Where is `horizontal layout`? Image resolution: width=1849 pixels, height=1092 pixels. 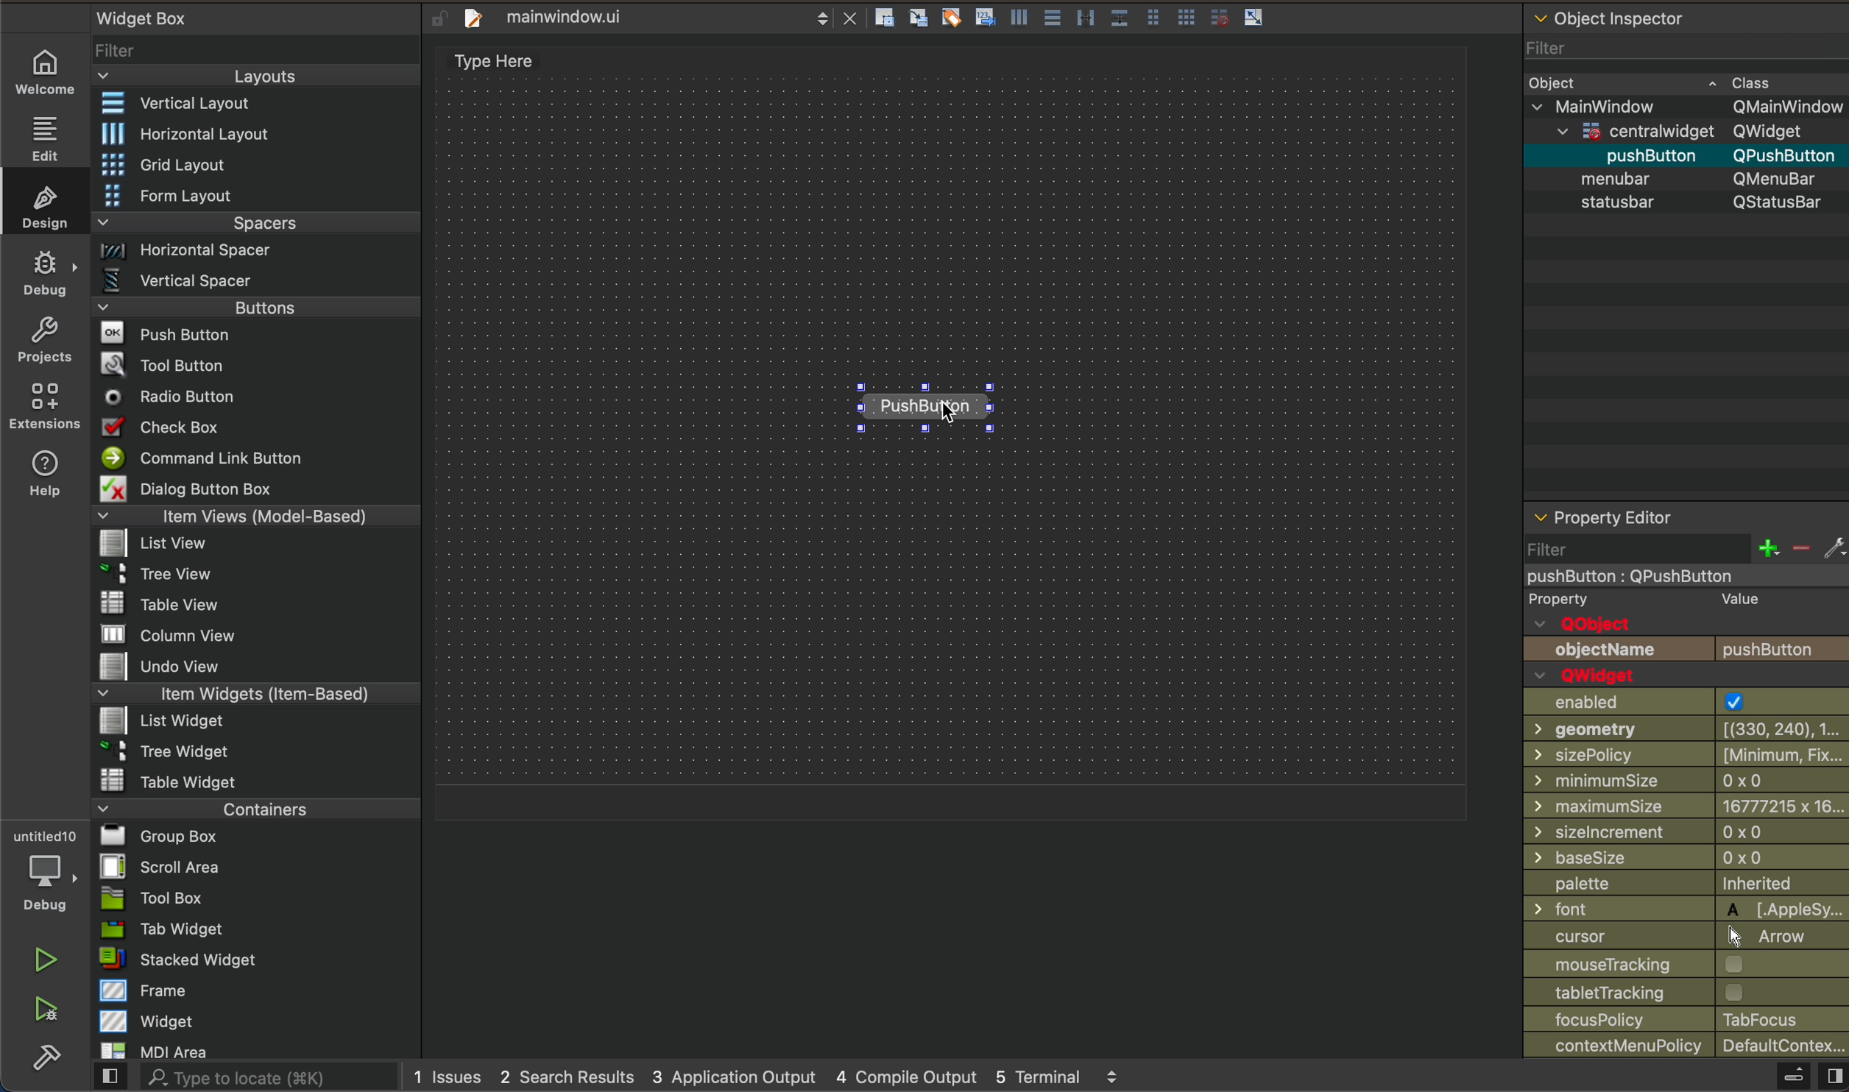
horizontal layout is located at coordinates (256, 131).